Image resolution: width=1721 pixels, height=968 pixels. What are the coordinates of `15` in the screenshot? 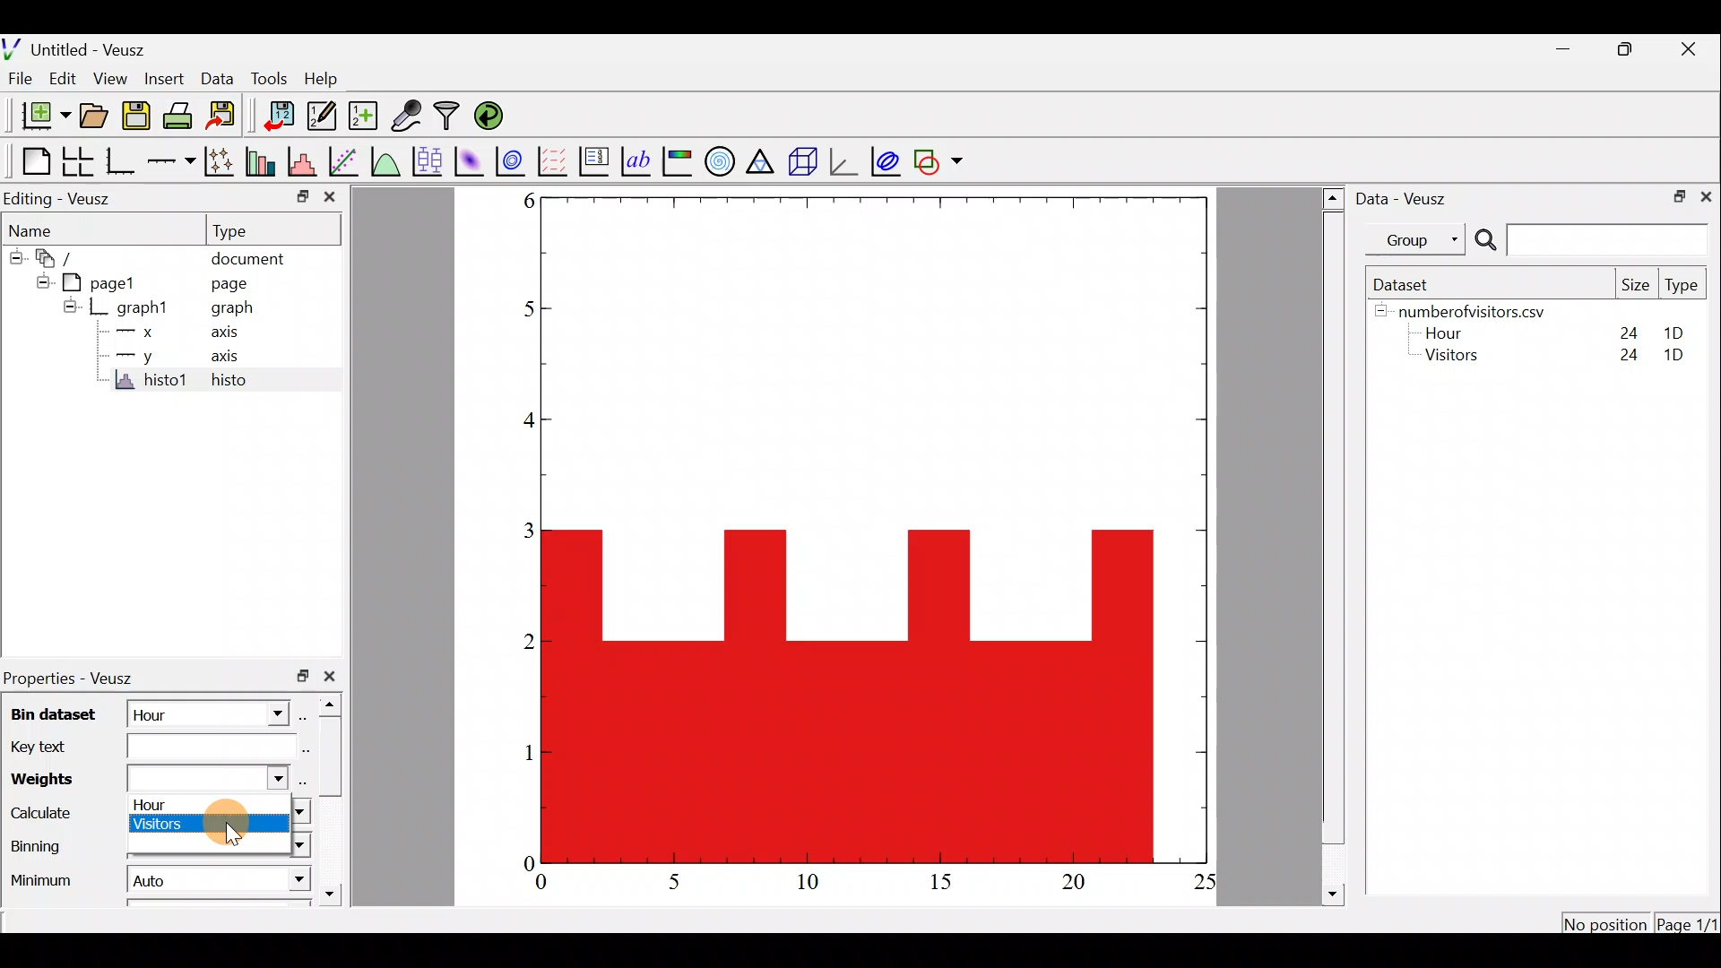 It's located at (948, 883).